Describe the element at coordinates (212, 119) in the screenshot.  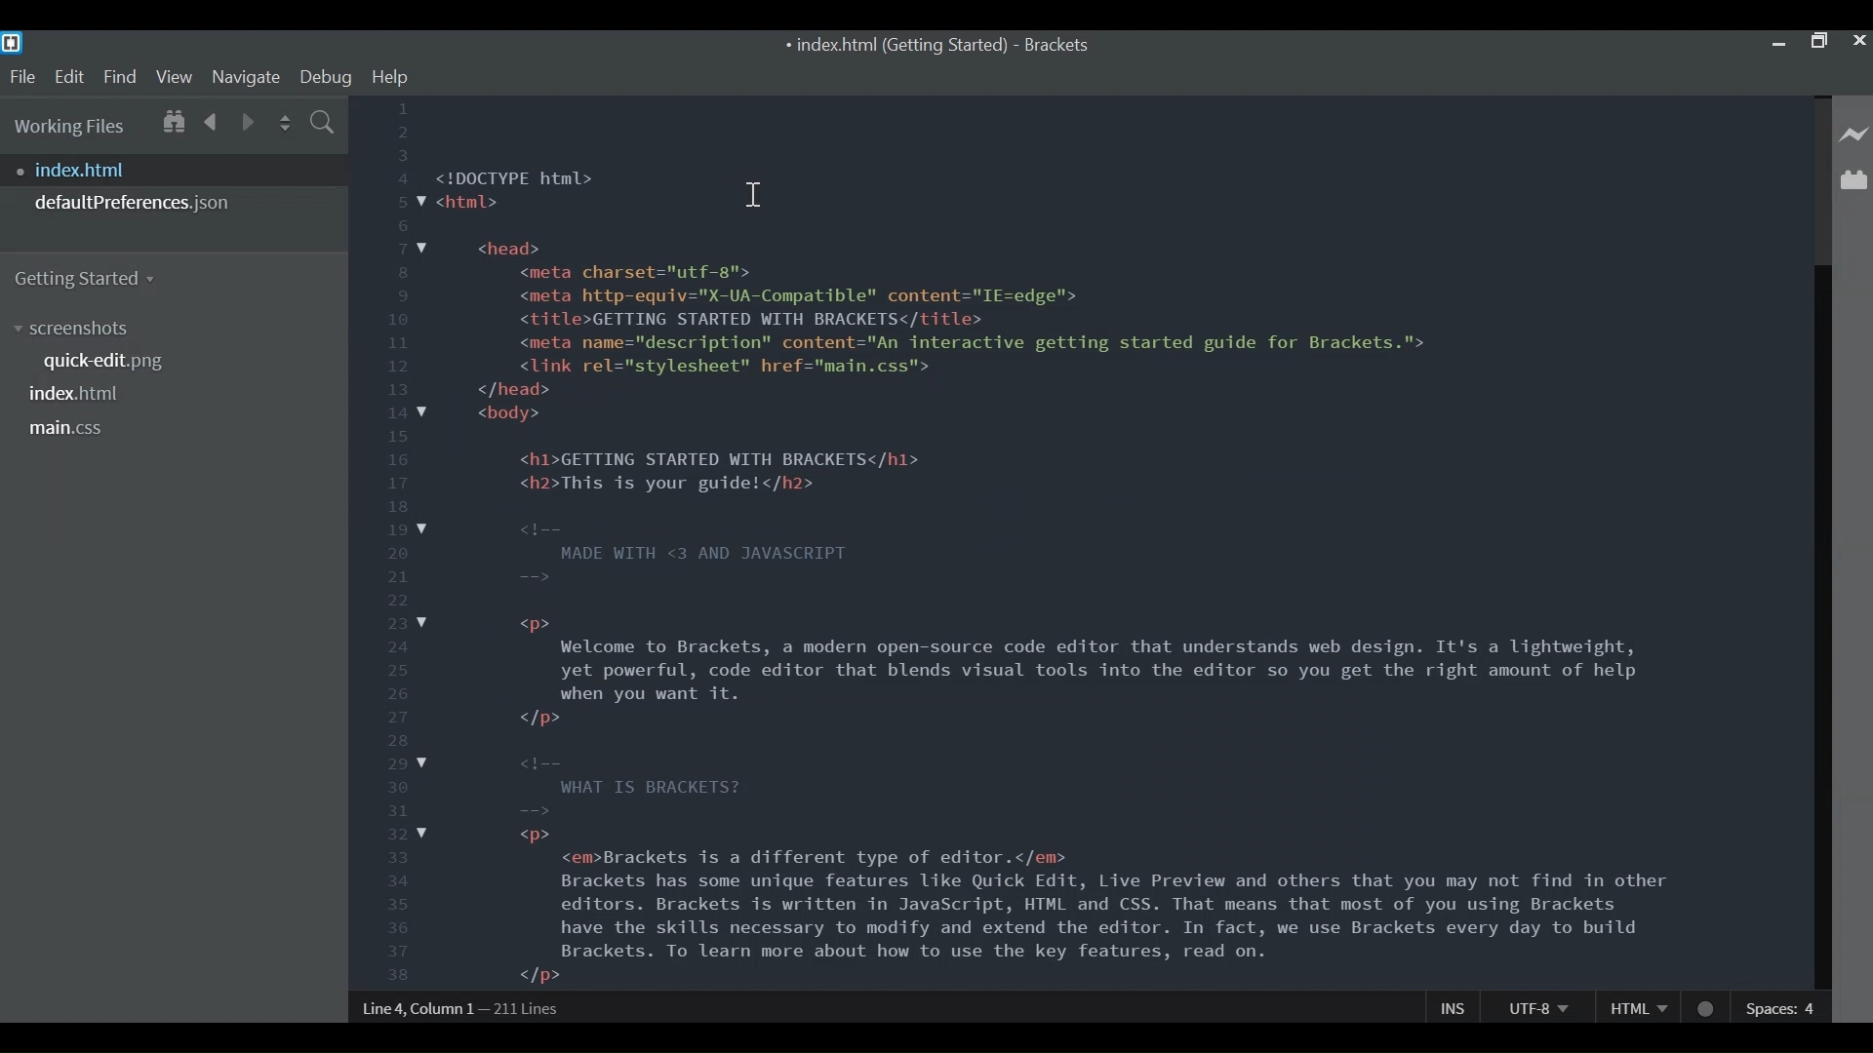
I see `Navigate Backwards` at that location.